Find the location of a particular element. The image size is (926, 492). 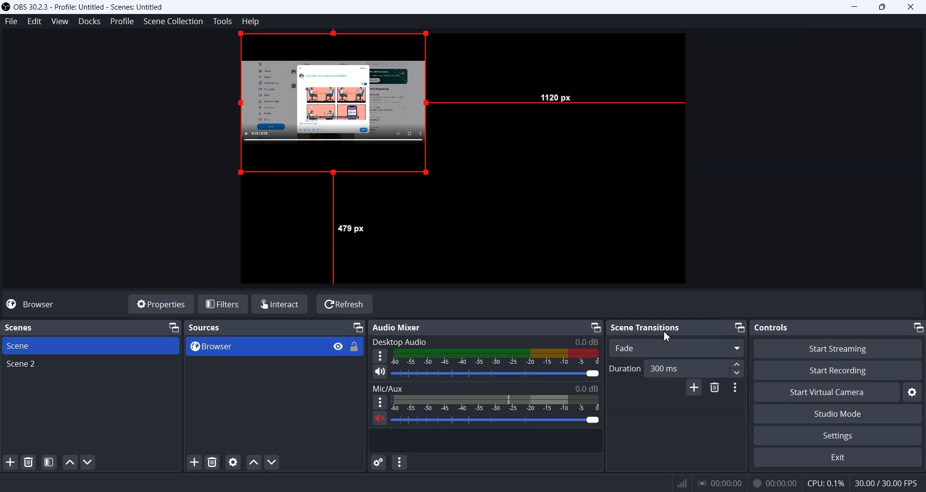

Properties is located at coordinates (161, 304).